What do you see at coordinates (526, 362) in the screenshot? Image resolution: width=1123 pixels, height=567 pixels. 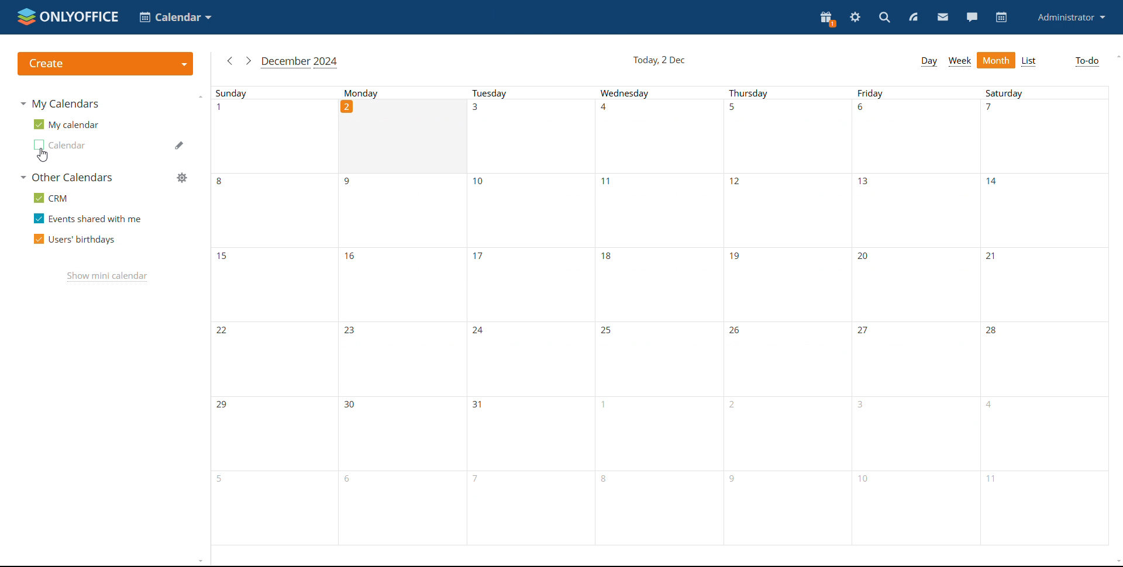 I see `24` at bounding box center [526, 362].